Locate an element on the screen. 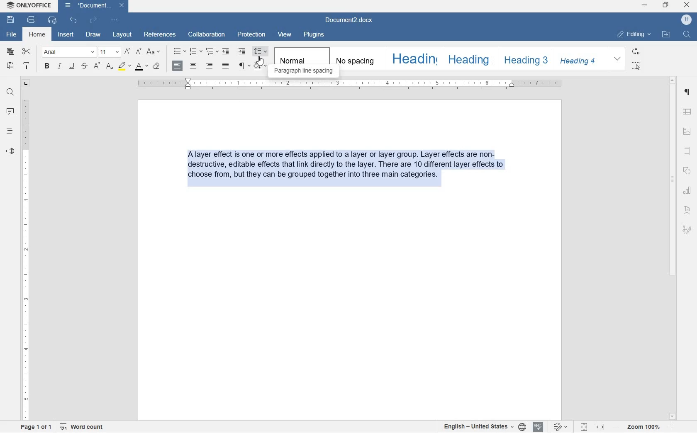 The width and height of the screenshot is (697, 433). font color is located at coordinates (141, 67).